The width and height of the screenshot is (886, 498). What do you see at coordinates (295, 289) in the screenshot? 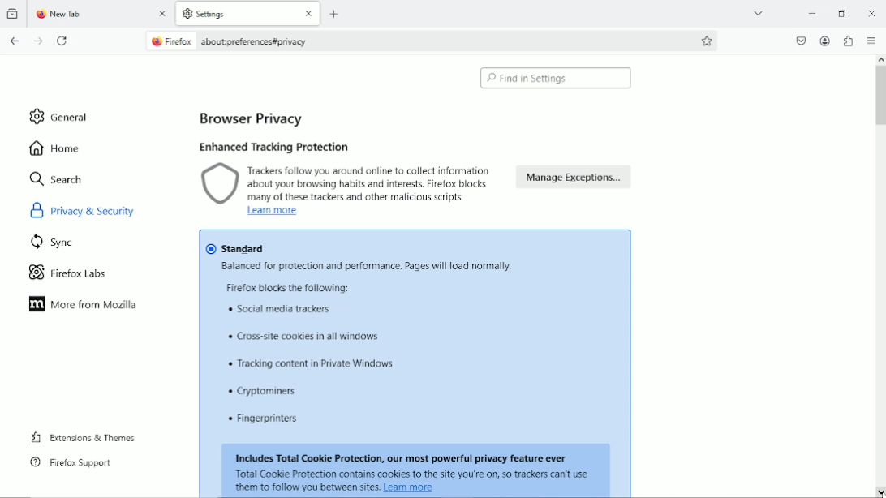
I see `Firefox blocks the following:` at bounding box center [295, 289].